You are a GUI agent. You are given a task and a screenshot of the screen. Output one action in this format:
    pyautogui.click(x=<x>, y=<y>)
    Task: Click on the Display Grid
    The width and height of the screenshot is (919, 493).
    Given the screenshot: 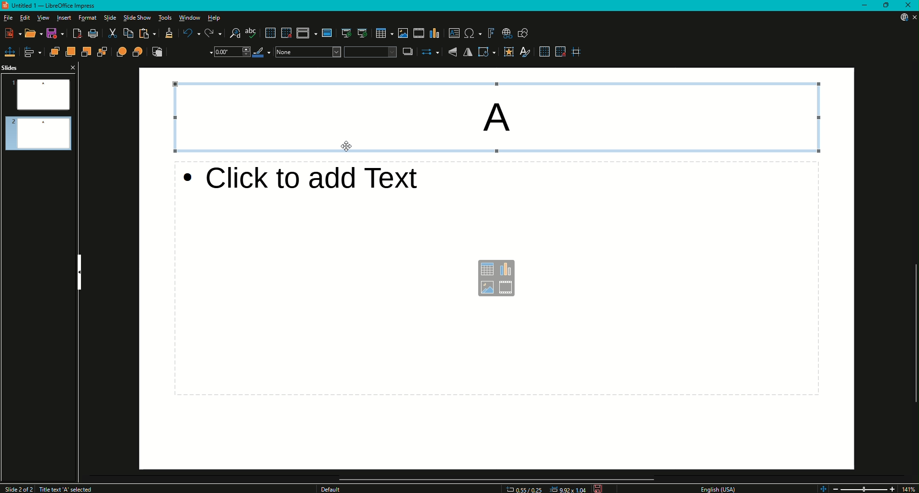 What is the action you would take?
    pyautogui.click(x=543, y=52)
    